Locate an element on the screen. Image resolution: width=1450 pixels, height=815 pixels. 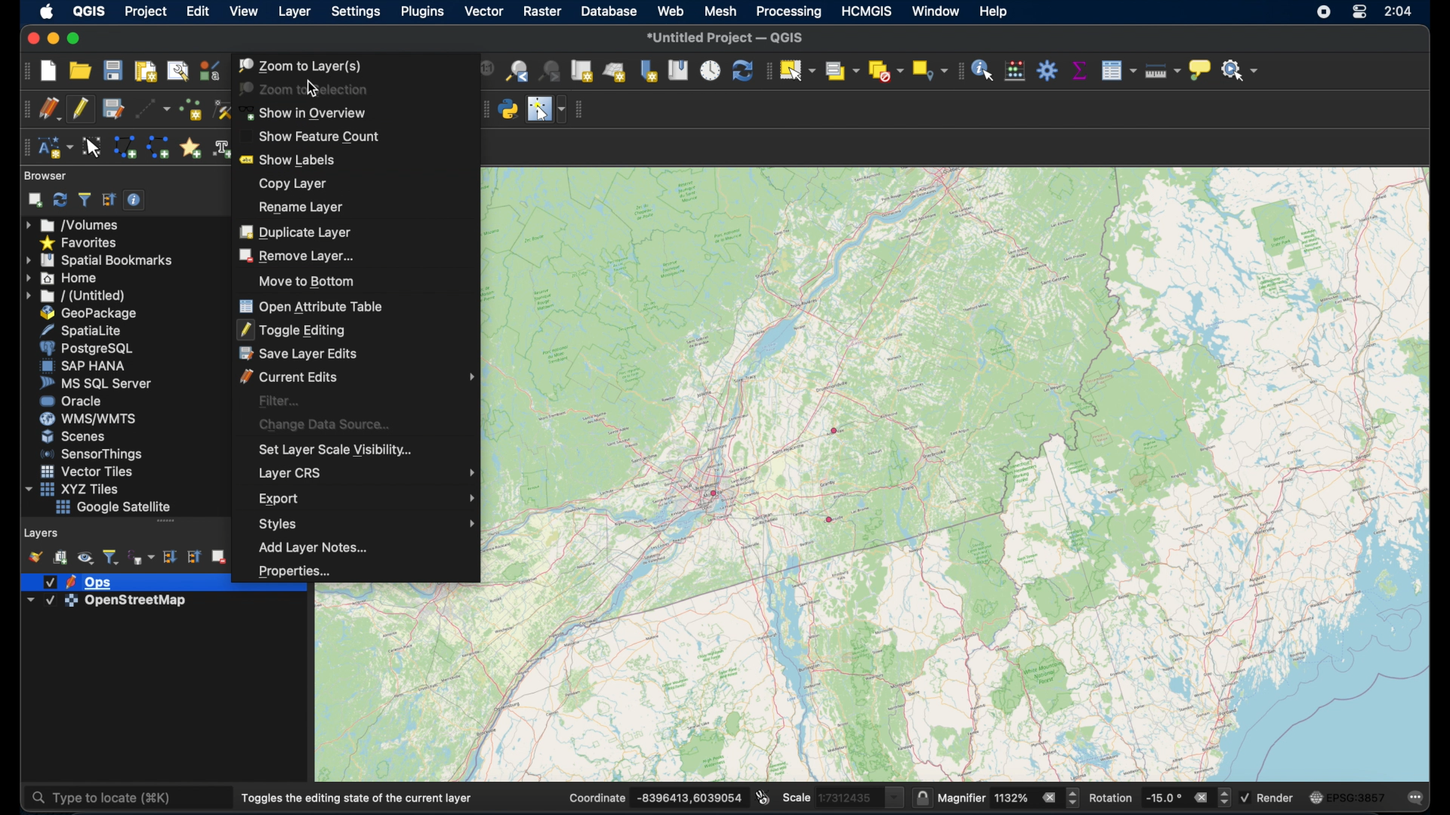
show spatial bookmarks is located at coordinates (680, 71).